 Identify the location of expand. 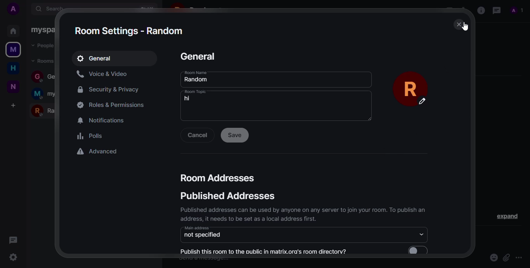
(507, 218).